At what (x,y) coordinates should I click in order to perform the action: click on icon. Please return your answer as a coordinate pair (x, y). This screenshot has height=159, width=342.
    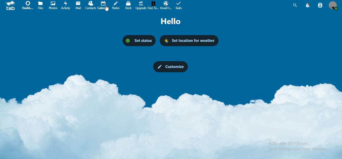
    Looking at the image, I should click on (11, 7).